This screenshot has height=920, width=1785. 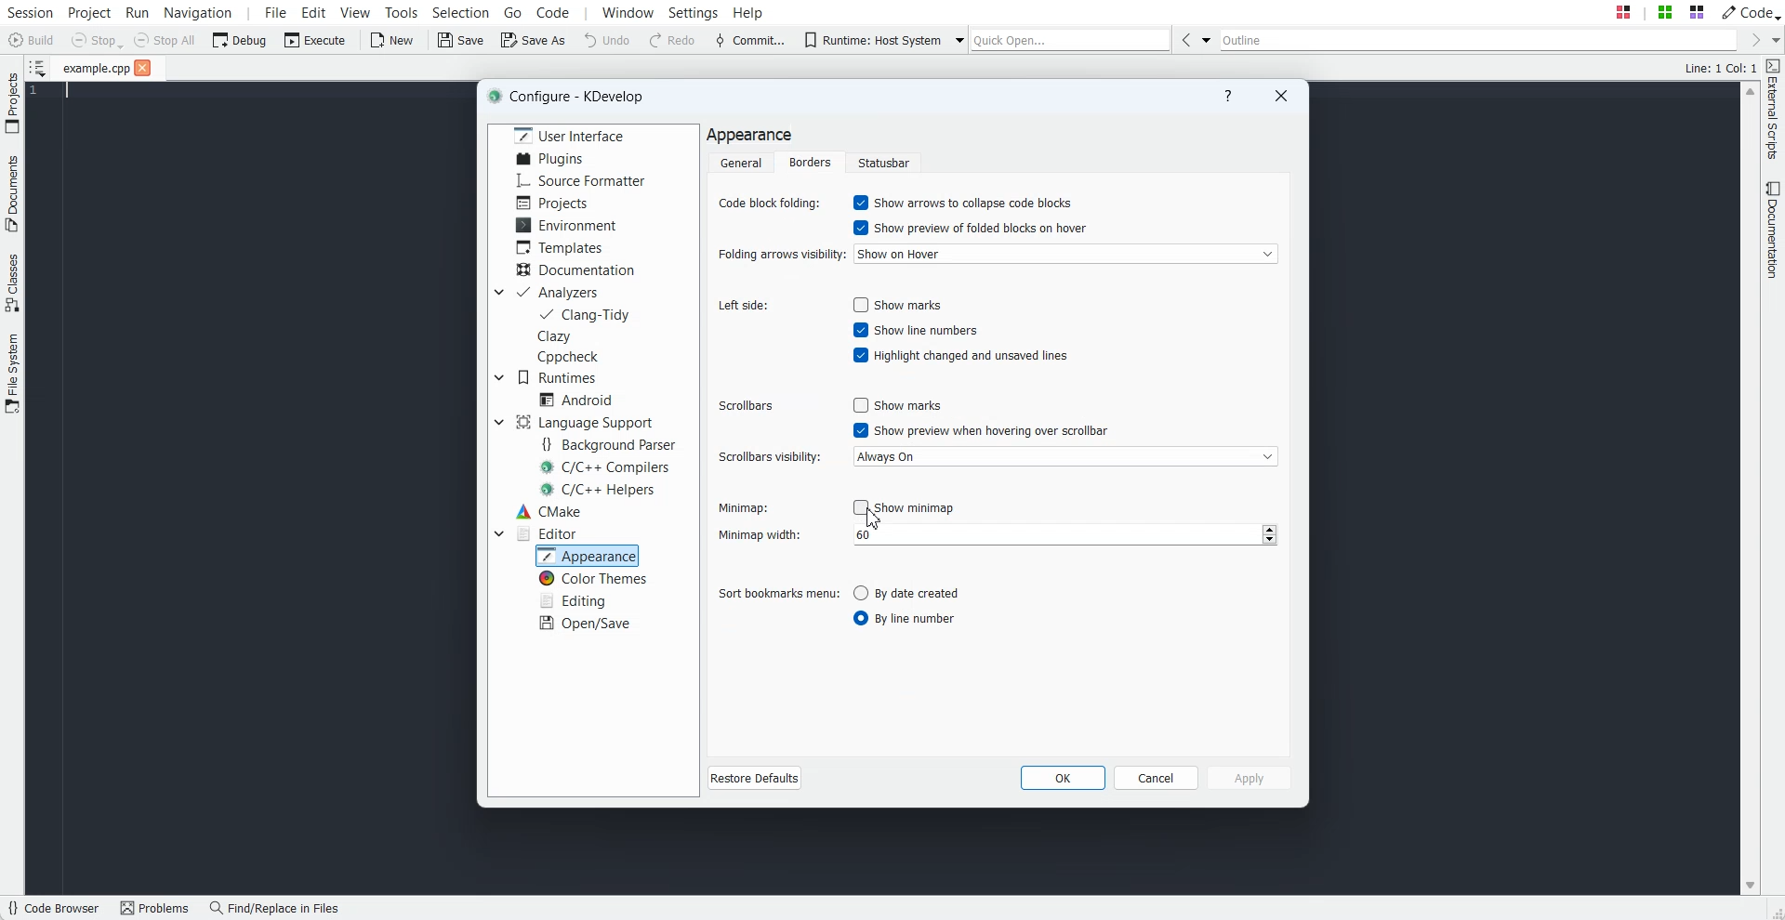 I want to click on Open/Save, so click(x=587, y=624).